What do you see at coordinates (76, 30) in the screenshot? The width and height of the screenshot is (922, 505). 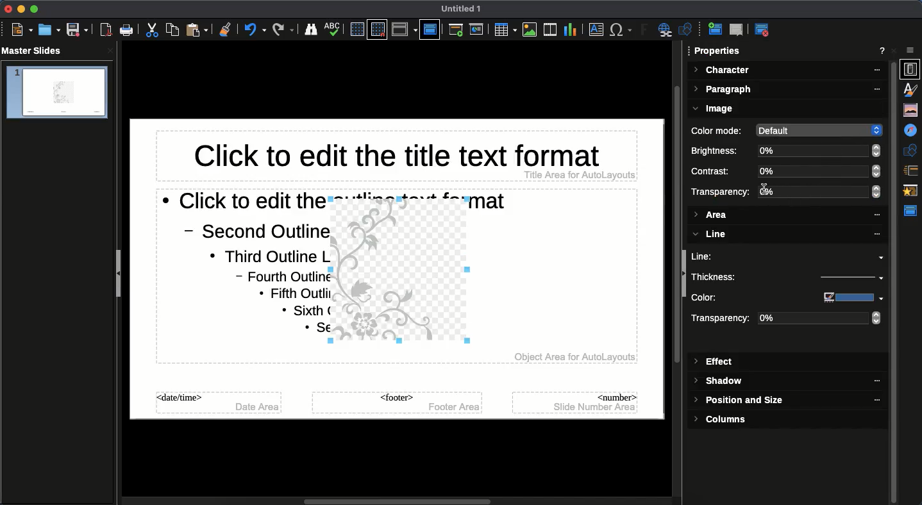 I see `Save` at bounding box center [76, 30].